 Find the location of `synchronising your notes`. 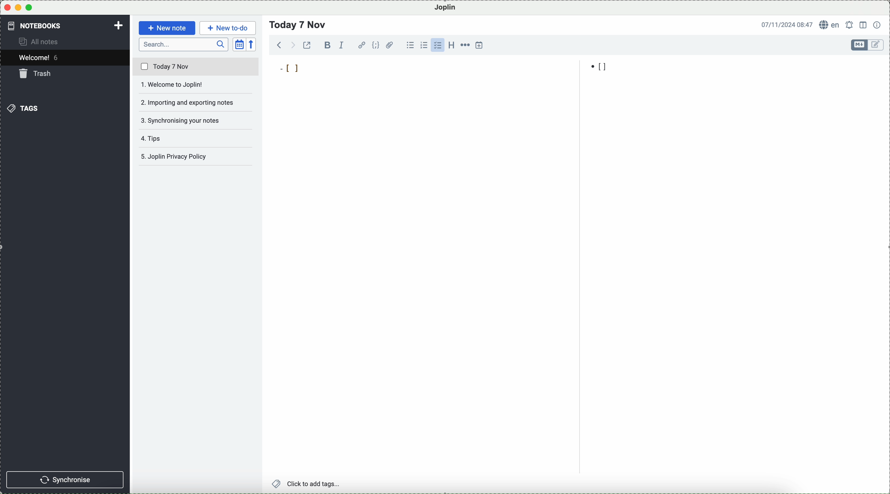

synchronising your notes is located at coordinates (196, 121).